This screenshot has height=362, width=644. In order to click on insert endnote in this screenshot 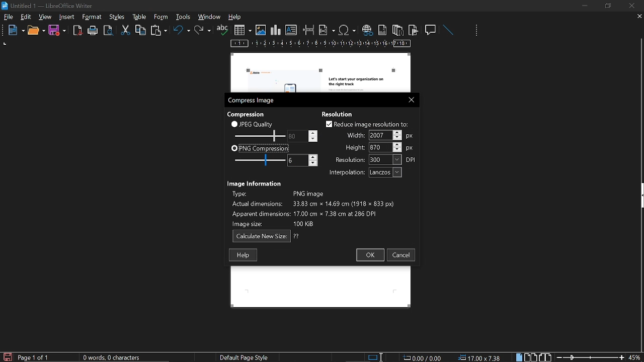, I will do `click(397, 30)`.